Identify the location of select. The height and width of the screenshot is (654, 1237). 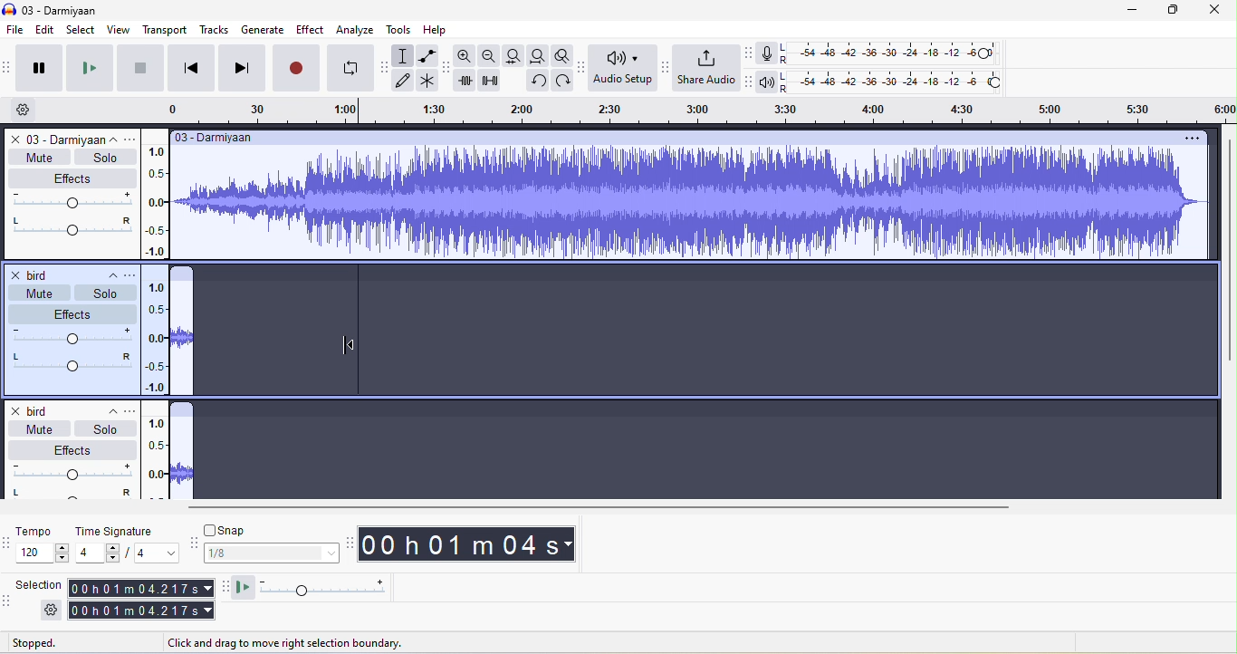
(80, 29).